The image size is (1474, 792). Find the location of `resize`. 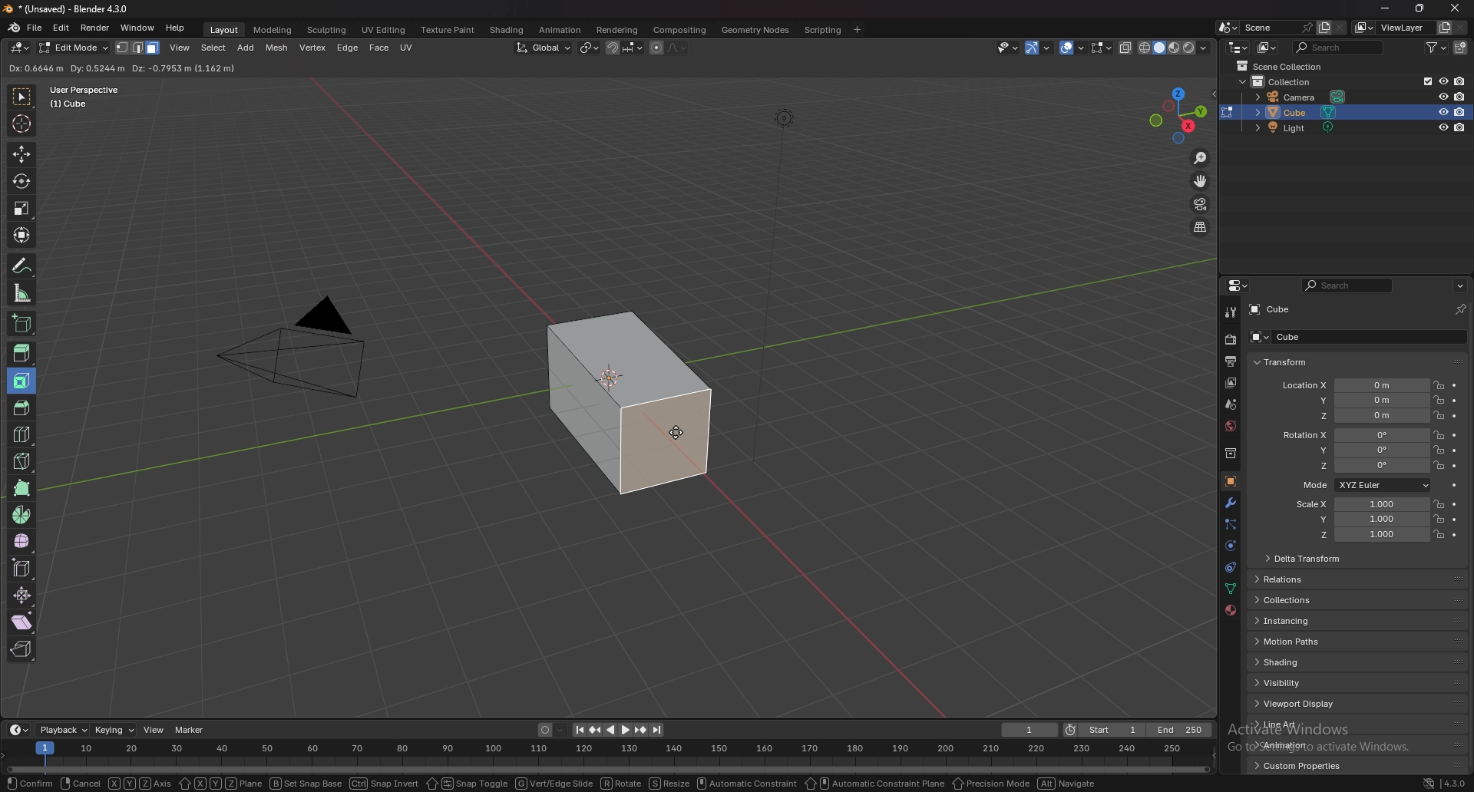

resize is located at coordinates (669, 784).